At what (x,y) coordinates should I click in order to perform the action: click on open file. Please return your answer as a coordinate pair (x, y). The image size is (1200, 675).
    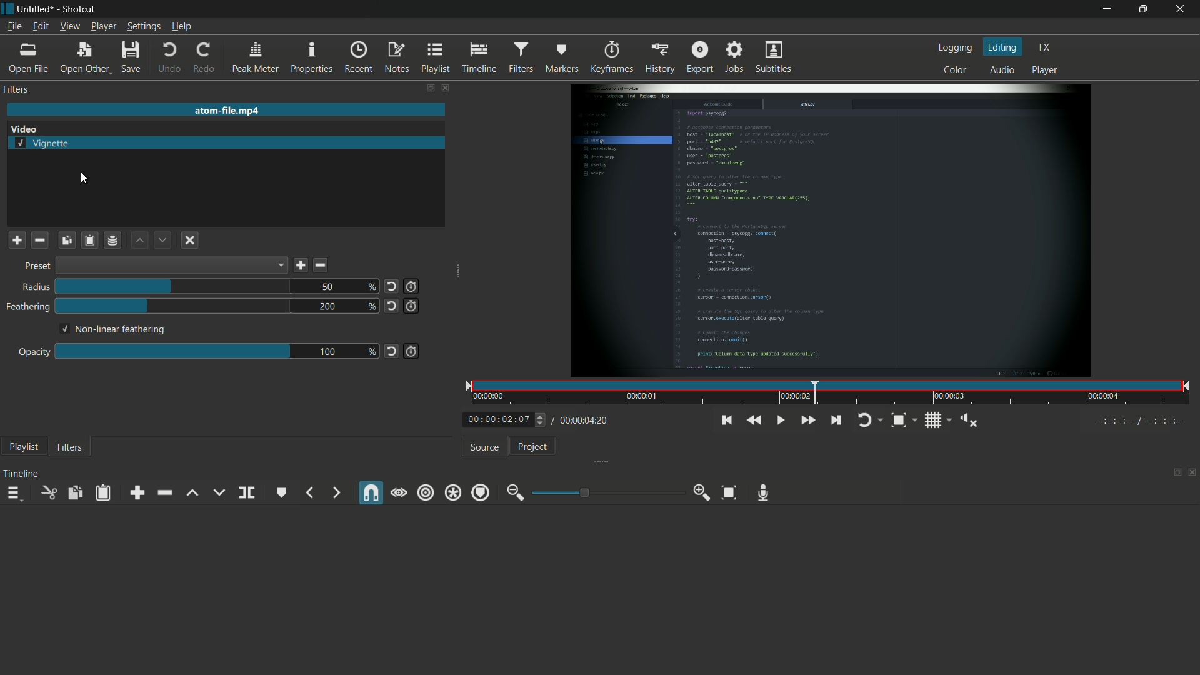
    Looking at the image, I should click on (27, 59).